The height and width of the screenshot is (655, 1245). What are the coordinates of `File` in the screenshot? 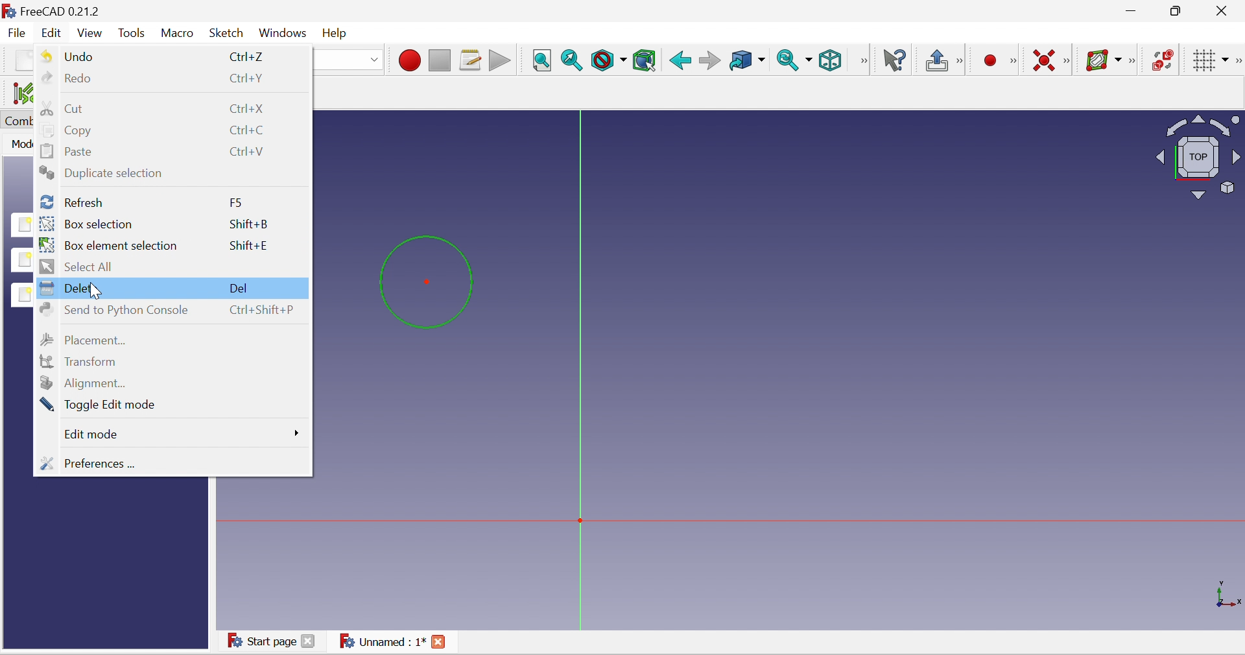 It's located at (18, 32).